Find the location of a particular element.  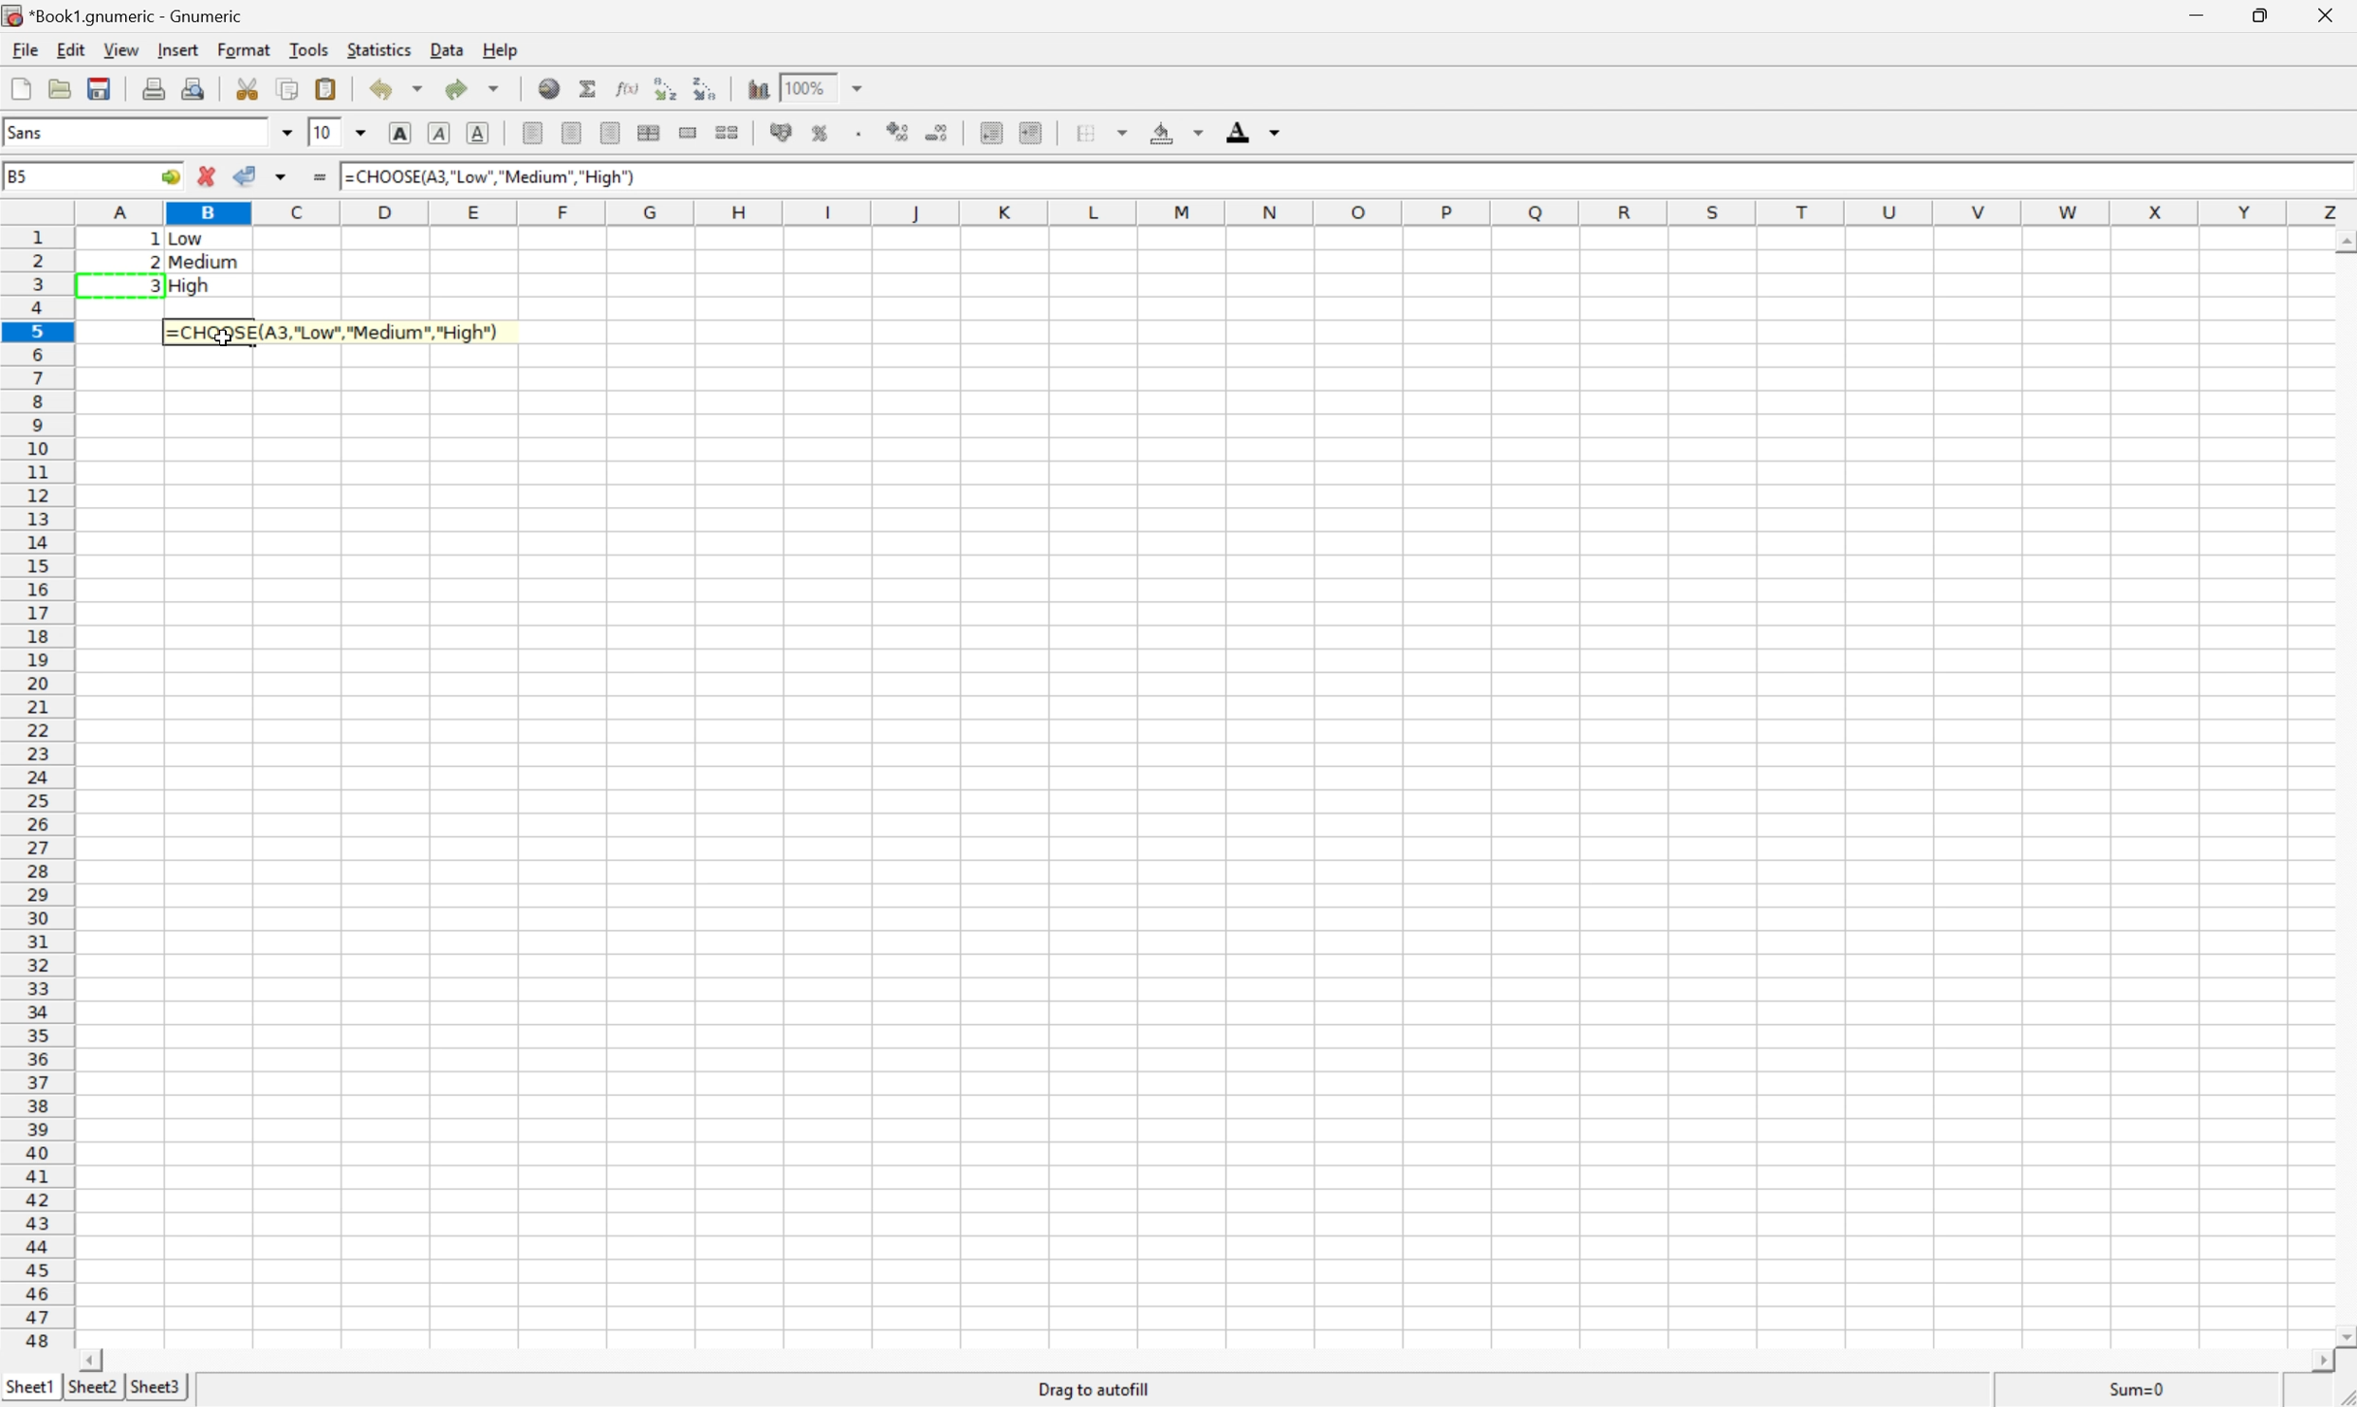

Set the format of the selected cells to include a thousands separator is located at coordinates (859, 136).